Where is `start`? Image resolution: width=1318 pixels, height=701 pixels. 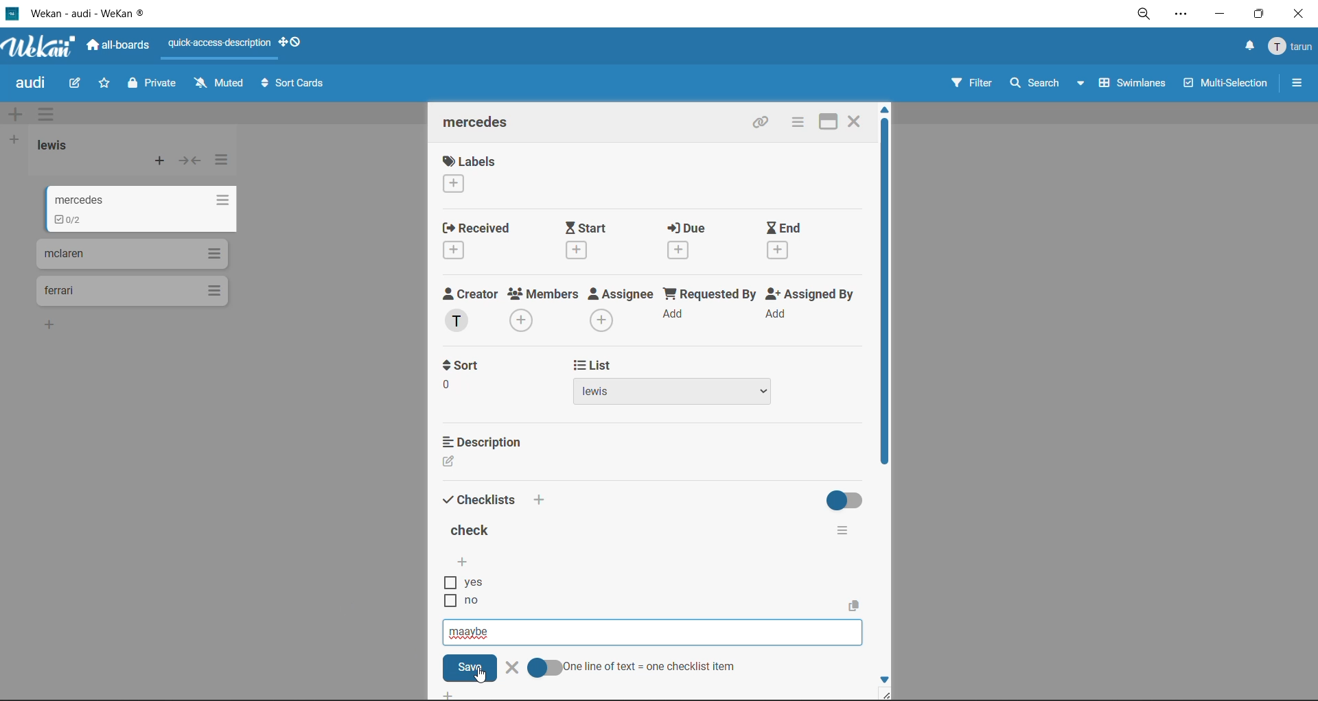
start is located at coordinates (592, 228).